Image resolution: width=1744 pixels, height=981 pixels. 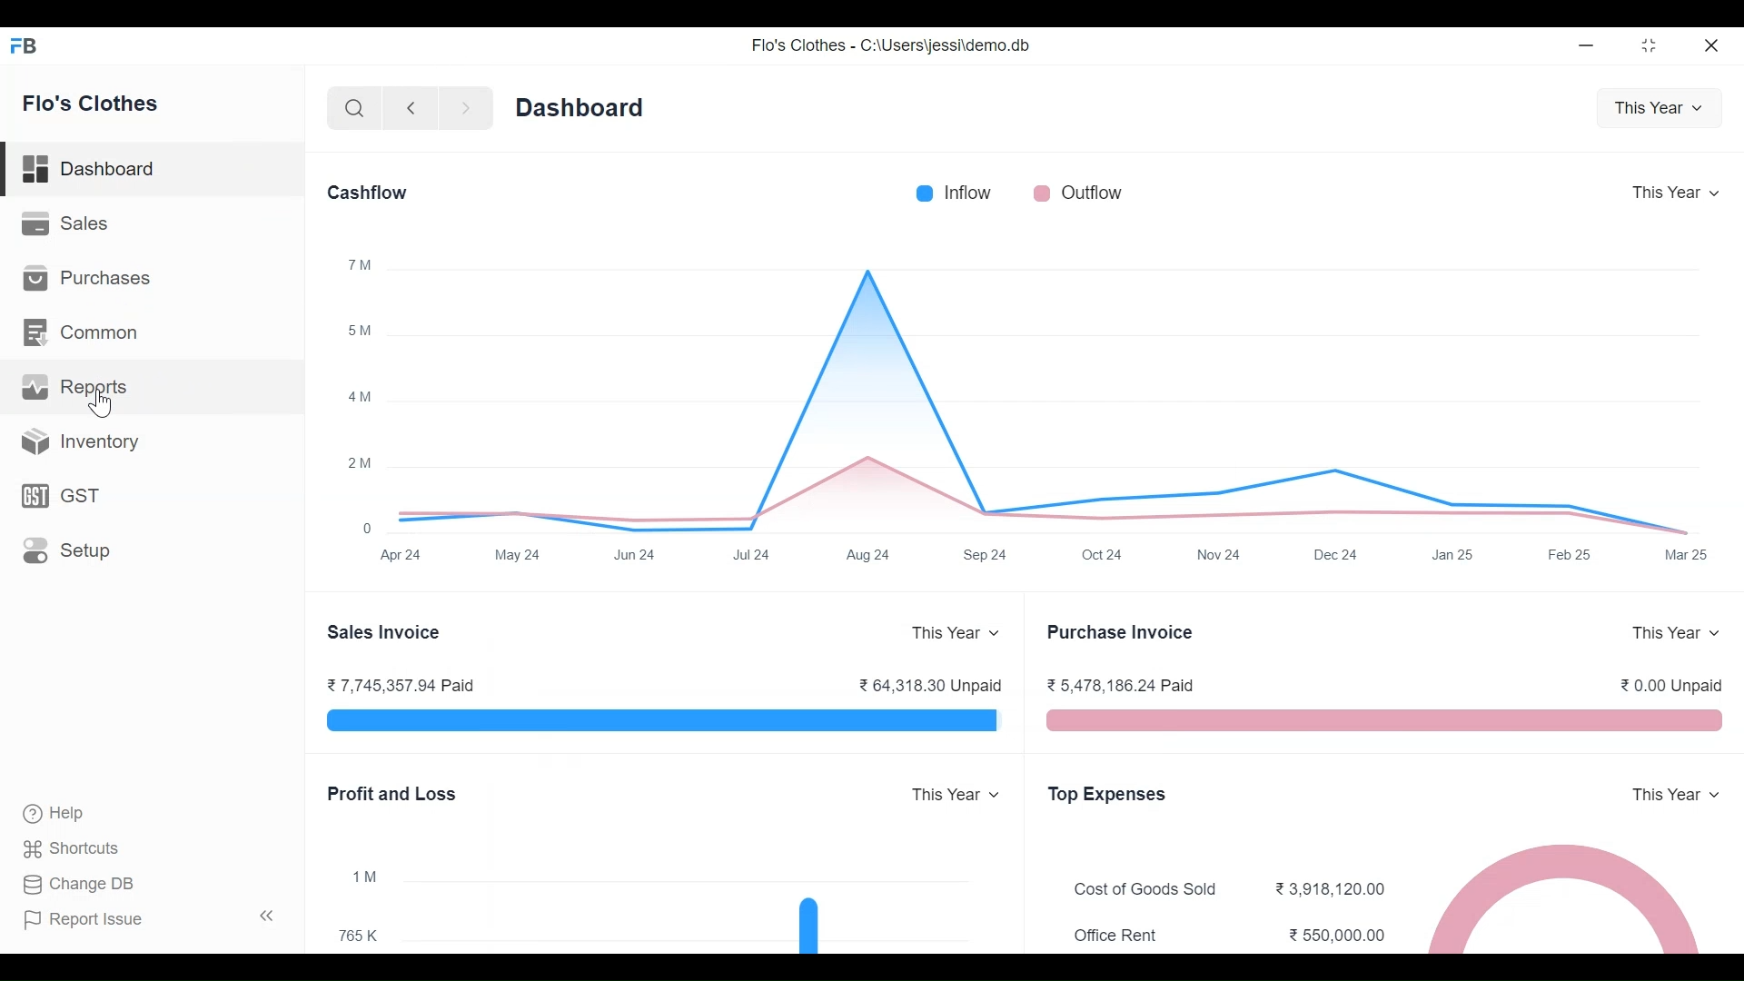 I want to click on This Year , so click(x=957, y=796).